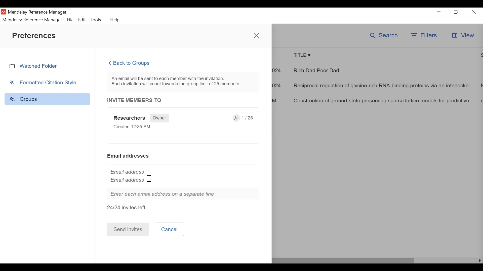 Image resolution: width=483 pixels, height=271 pixels. I want to click on Restore, so click(456, 12).